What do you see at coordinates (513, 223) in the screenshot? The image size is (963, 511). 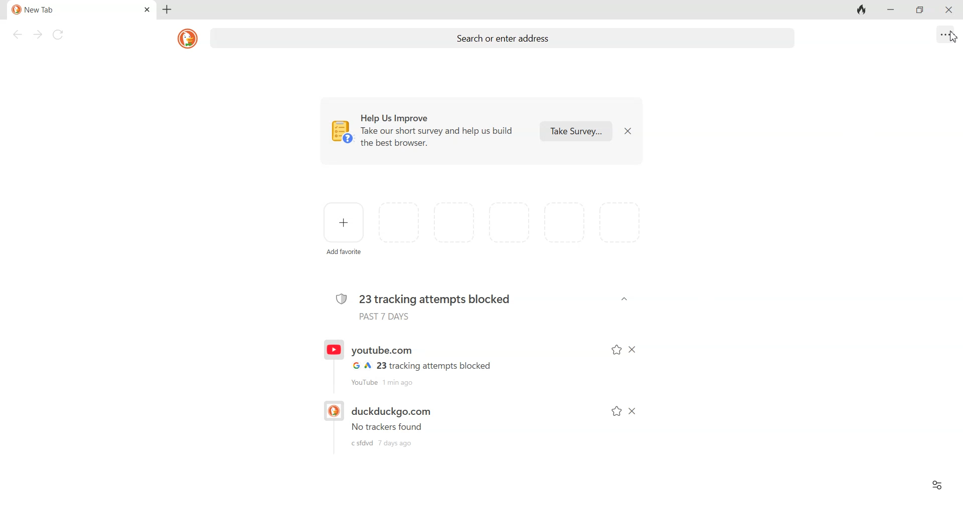 I see `space for favorites` at bounding box center [513, 223].